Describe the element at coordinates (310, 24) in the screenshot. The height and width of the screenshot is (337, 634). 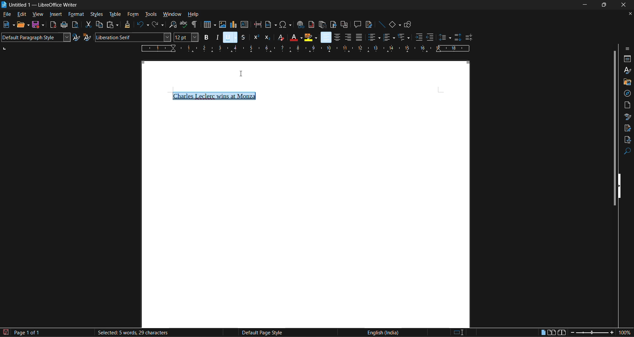
I see `insert footnote` at that location.